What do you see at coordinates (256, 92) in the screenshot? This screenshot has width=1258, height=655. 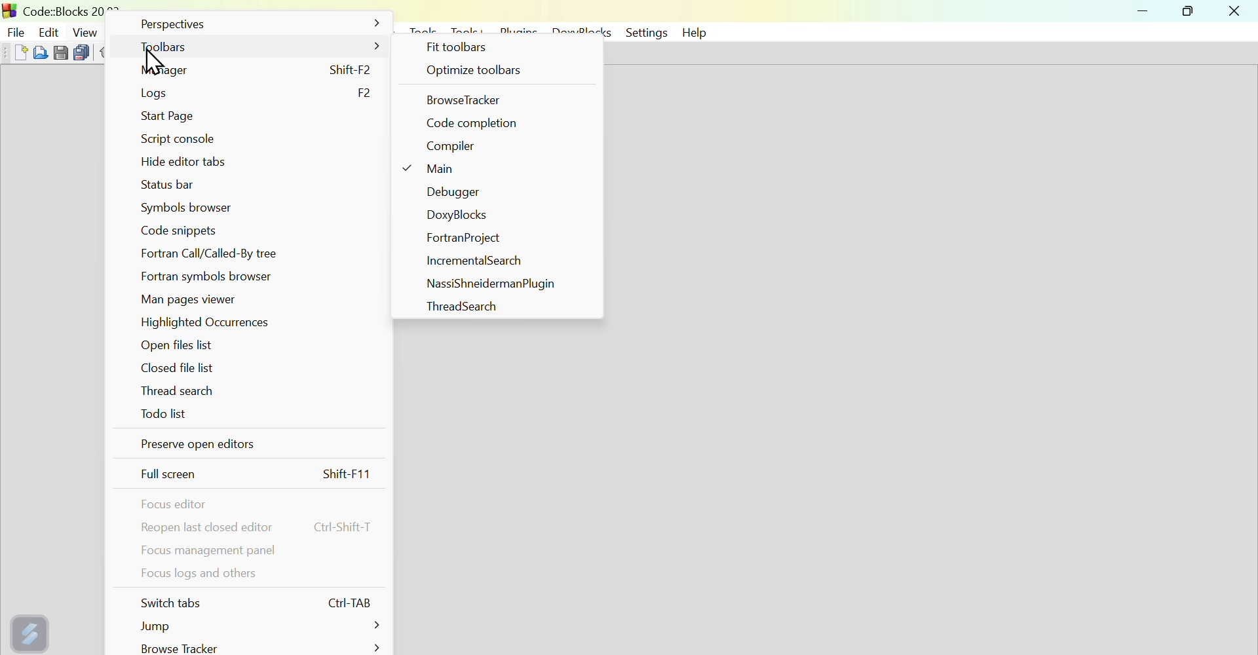 I see `Logs` at bounding box center [256, 92].